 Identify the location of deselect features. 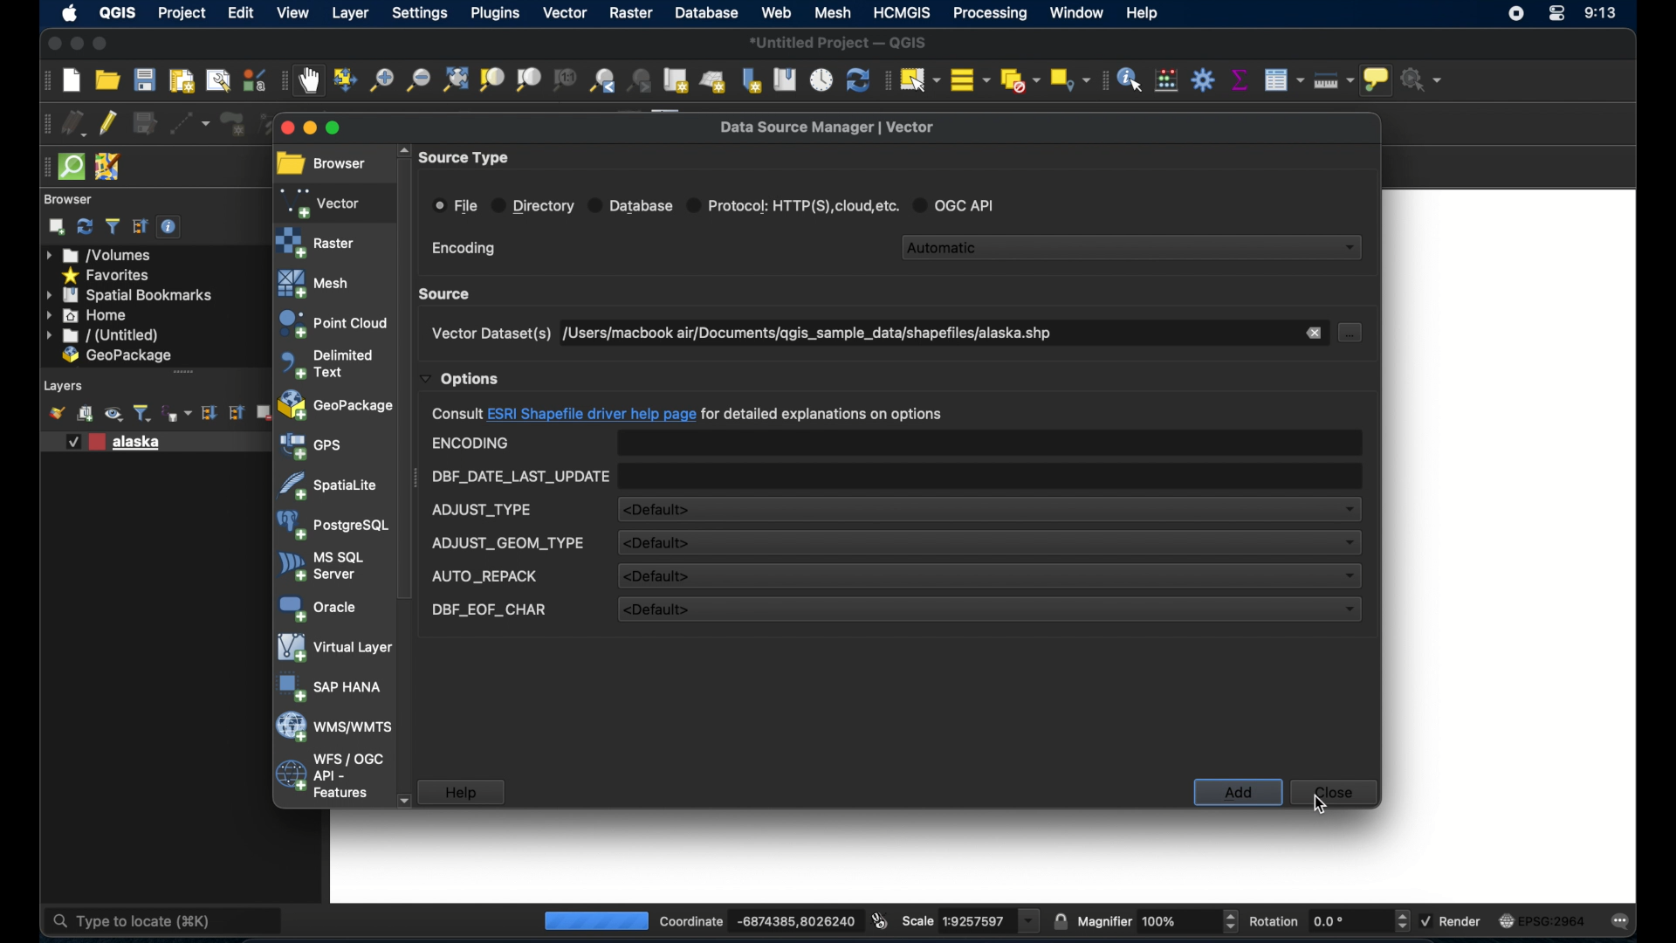
(1020, 77).